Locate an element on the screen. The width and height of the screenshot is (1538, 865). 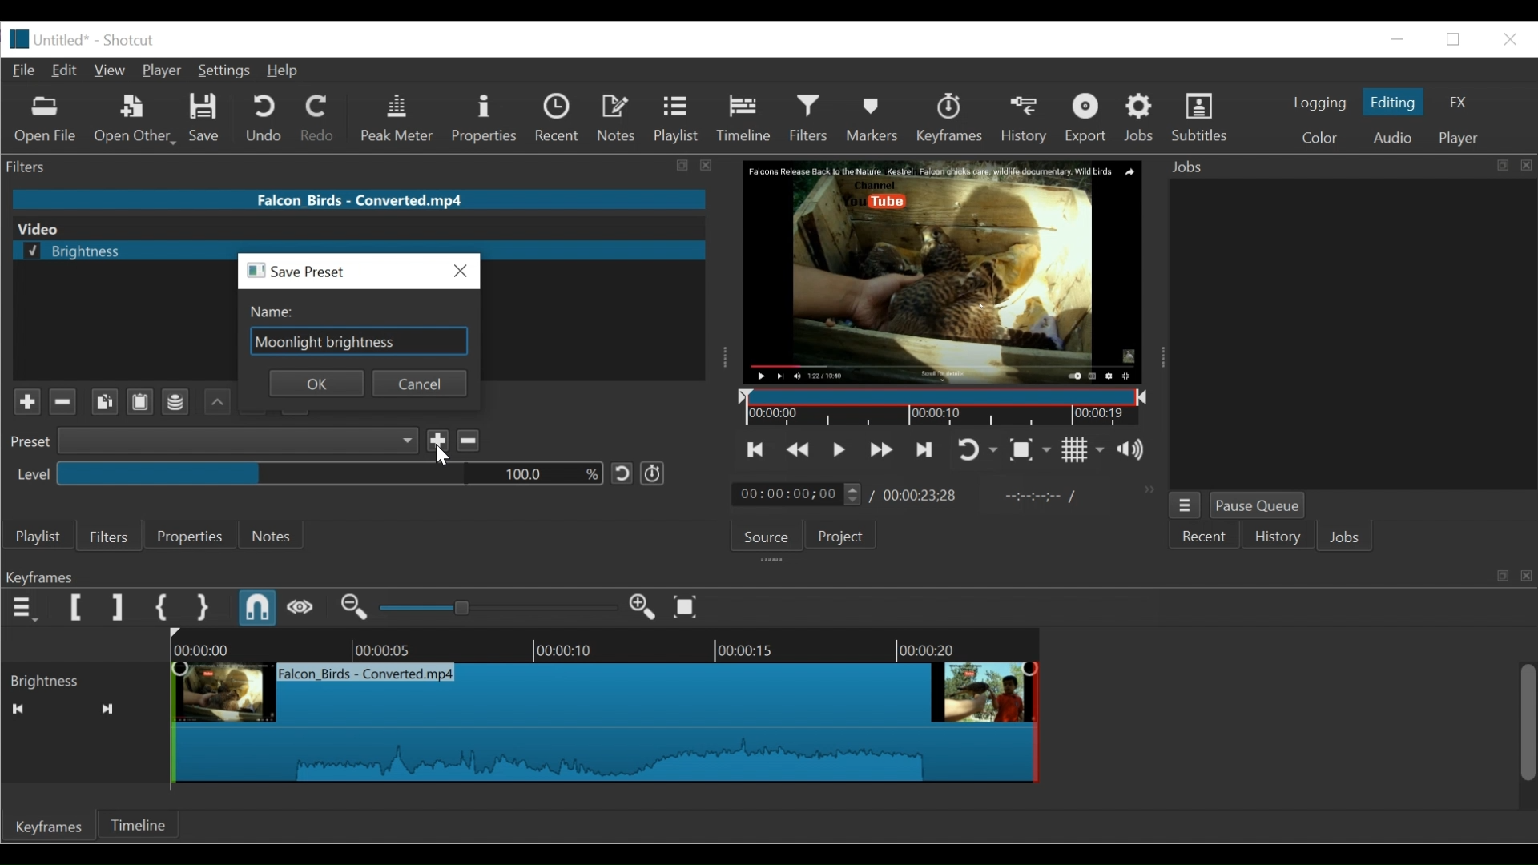
Seek backwards is located at coordinates (17, 709).